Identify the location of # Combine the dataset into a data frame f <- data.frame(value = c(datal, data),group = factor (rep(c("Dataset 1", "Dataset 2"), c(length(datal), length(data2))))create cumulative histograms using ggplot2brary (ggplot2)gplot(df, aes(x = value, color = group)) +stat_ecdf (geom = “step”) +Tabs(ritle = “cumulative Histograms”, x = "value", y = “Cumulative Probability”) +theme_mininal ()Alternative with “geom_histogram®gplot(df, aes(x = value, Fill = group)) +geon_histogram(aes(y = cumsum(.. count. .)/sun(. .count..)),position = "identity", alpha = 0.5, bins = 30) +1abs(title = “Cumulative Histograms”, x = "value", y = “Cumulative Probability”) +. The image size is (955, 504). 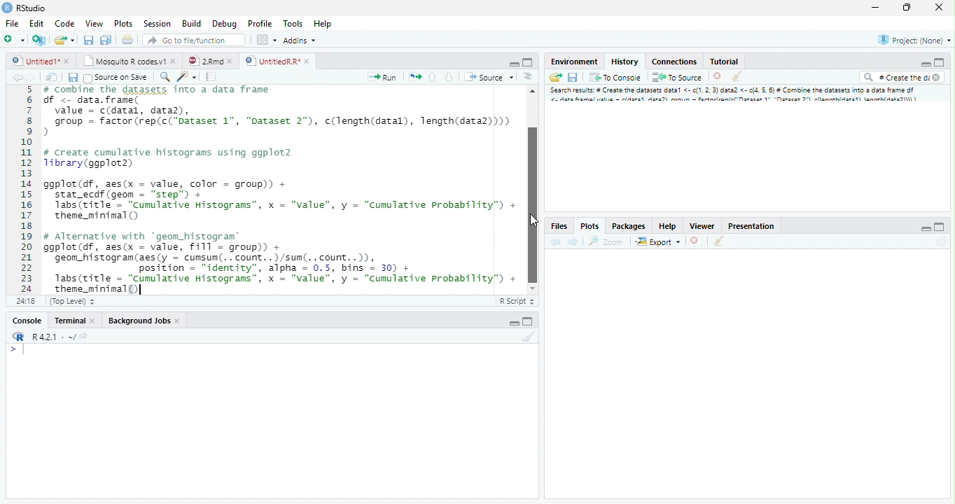
(281, 190).